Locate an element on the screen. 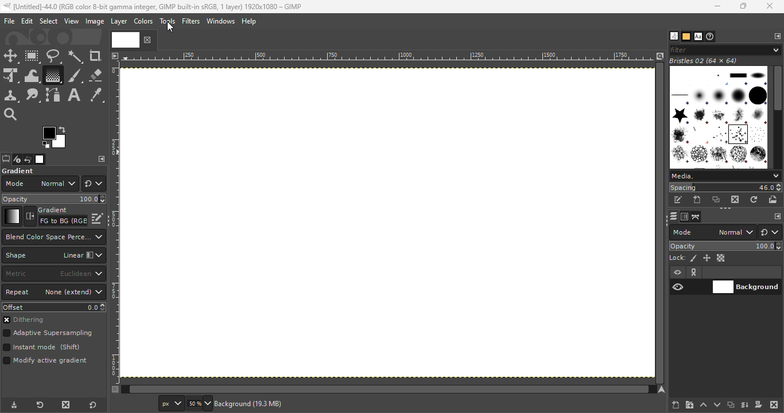  Edit this brush is located at coordinates (678, 200).